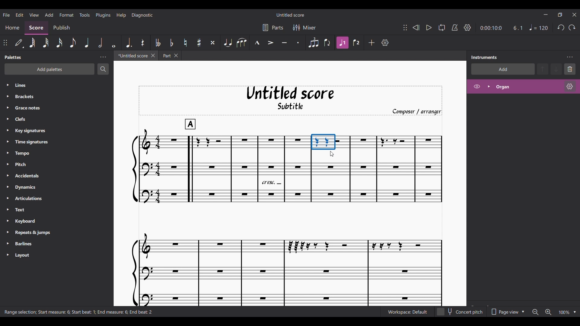 The height and width of the screenshot is (326, 580). Describe the element at coordinates (228, 43) in the screenshot. I see `Tie` at that location.